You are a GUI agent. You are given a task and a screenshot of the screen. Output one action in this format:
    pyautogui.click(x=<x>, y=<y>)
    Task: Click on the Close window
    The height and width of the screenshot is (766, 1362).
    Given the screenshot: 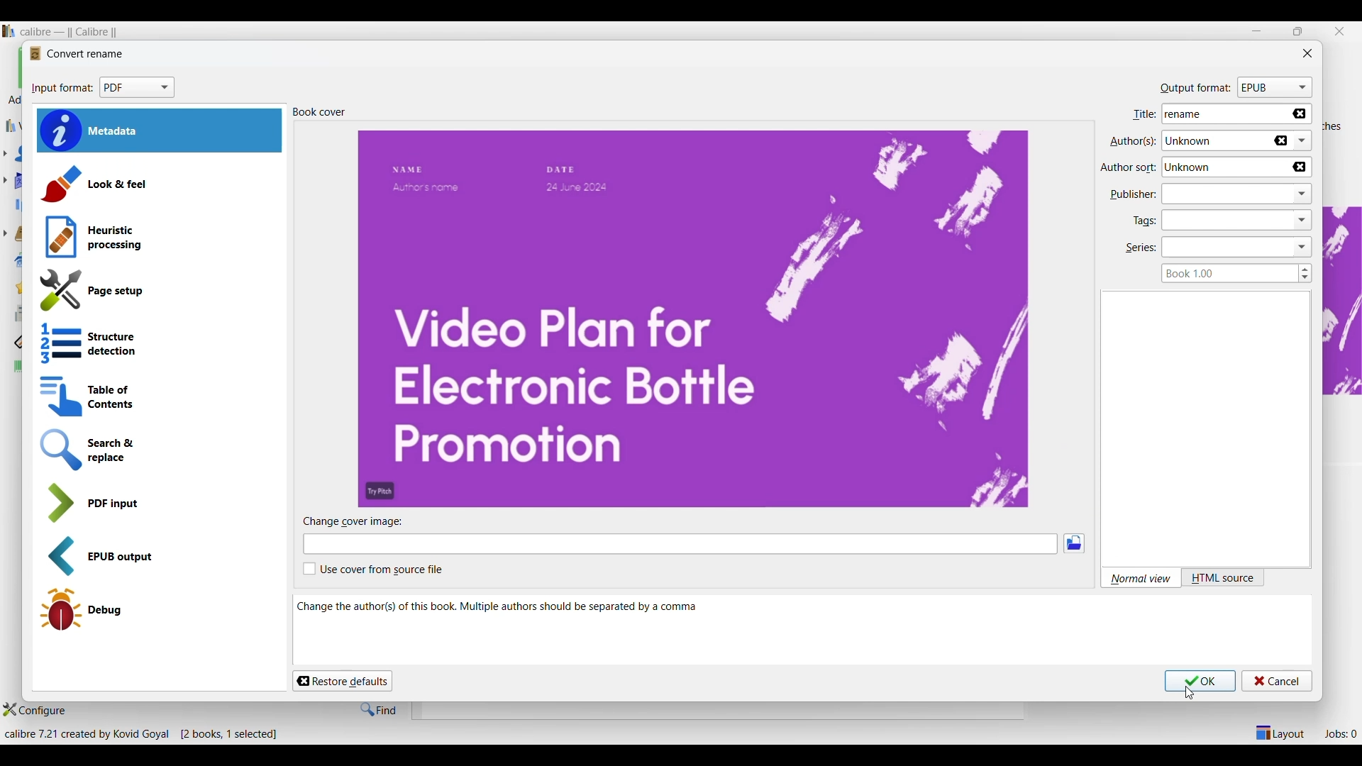 What is the action you would take?
    pyautogui.click(x=1308, y=53)
    